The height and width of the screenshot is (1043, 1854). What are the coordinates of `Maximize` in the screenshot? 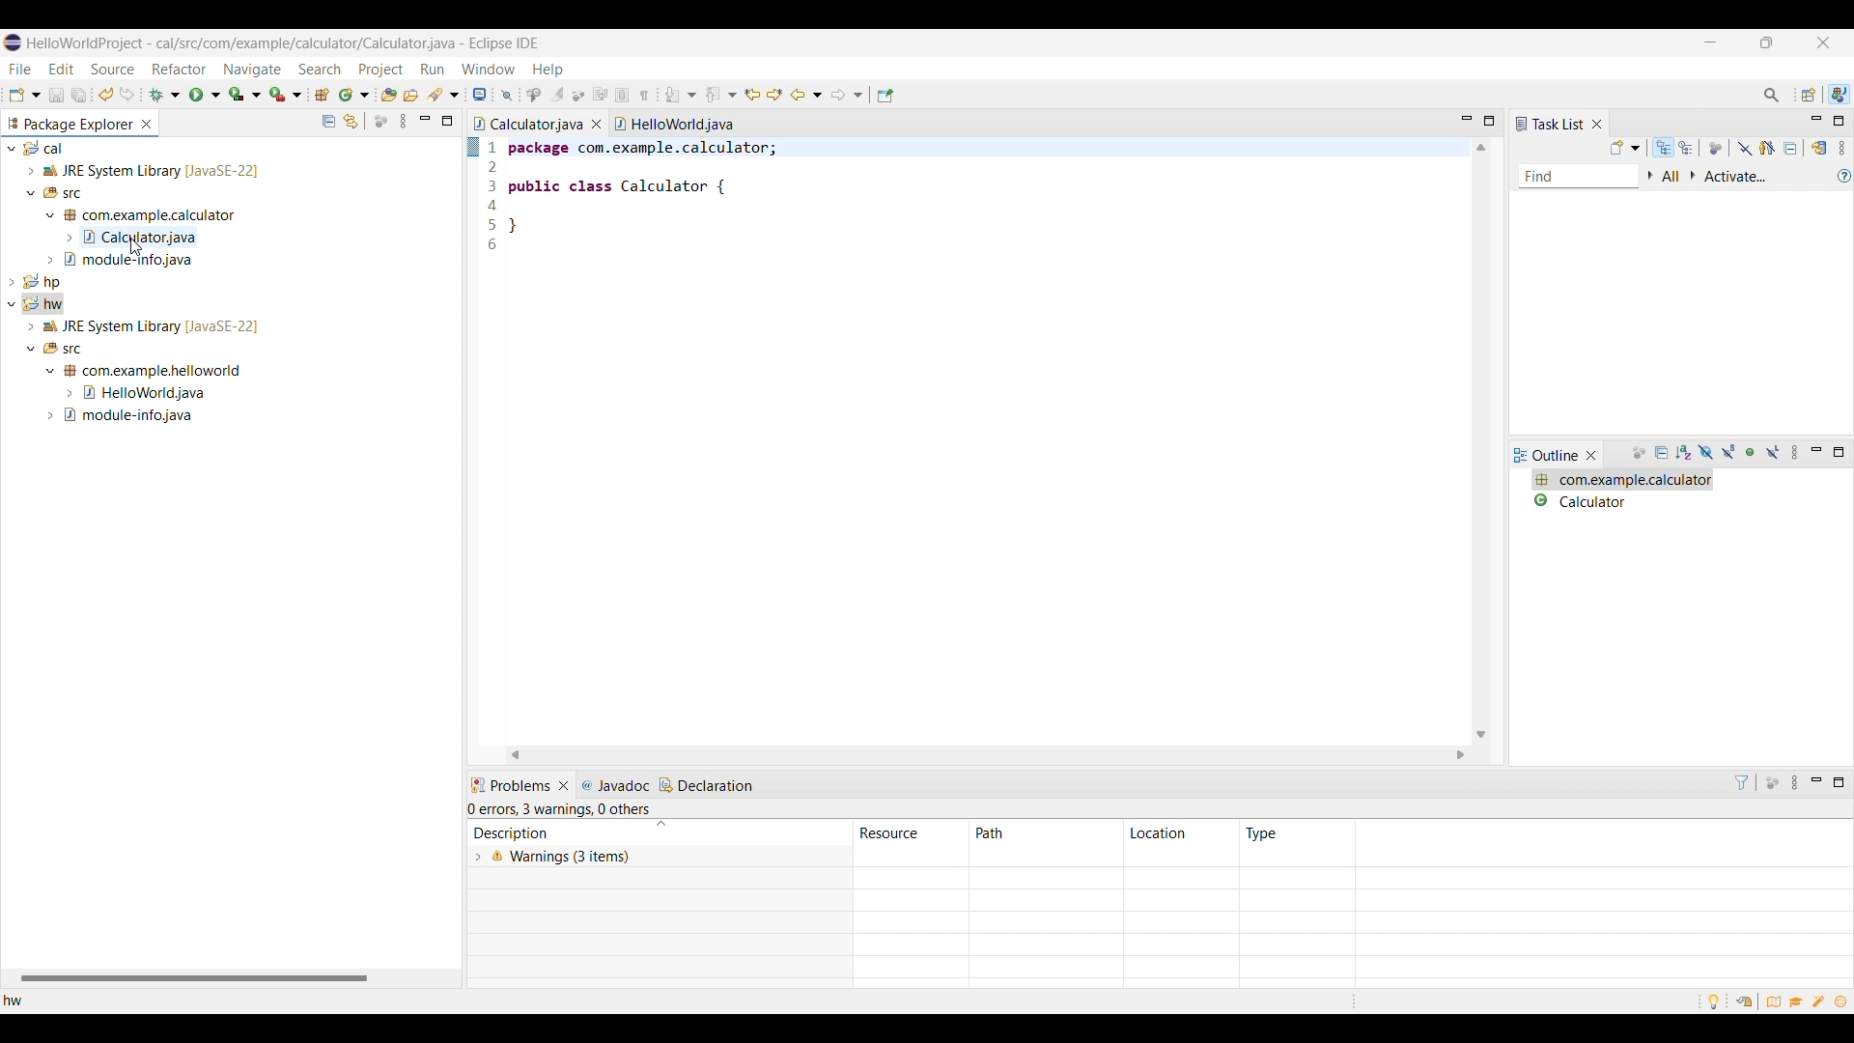 It's located at (447, 121).